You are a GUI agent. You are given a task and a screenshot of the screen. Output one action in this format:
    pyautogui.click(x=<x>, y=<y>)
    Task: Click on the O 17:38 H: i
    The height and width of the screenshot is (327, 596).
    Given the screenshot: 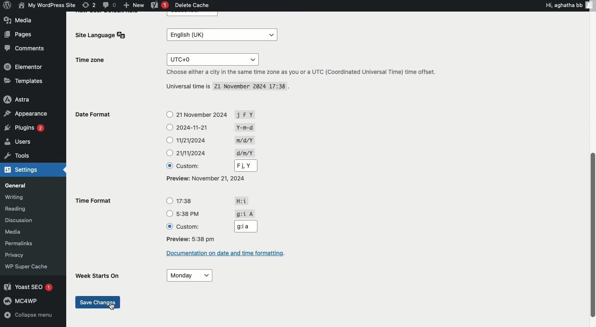 What is the action you would take?
    pyautogui.click(x=205, y=199)
    